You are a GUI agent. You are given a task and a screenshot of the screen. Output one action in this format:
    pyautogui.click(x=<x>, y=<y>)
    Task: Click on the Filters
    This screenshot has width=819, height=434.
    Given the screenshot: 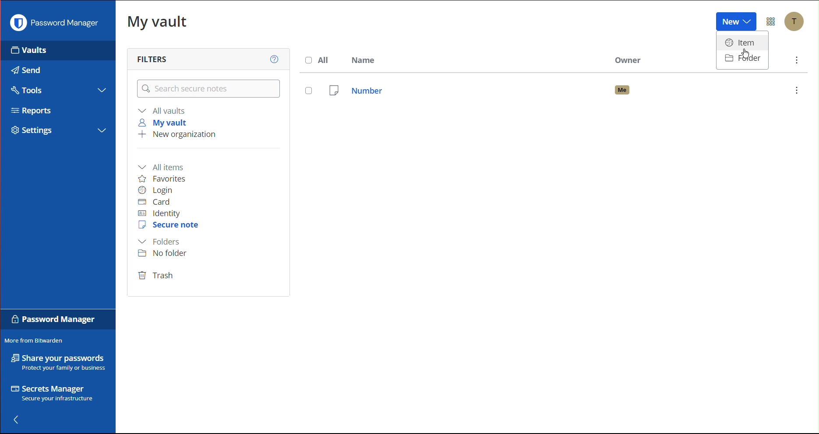 What is the action you would take?
    pyautogui.click(x=155, y=58)
    